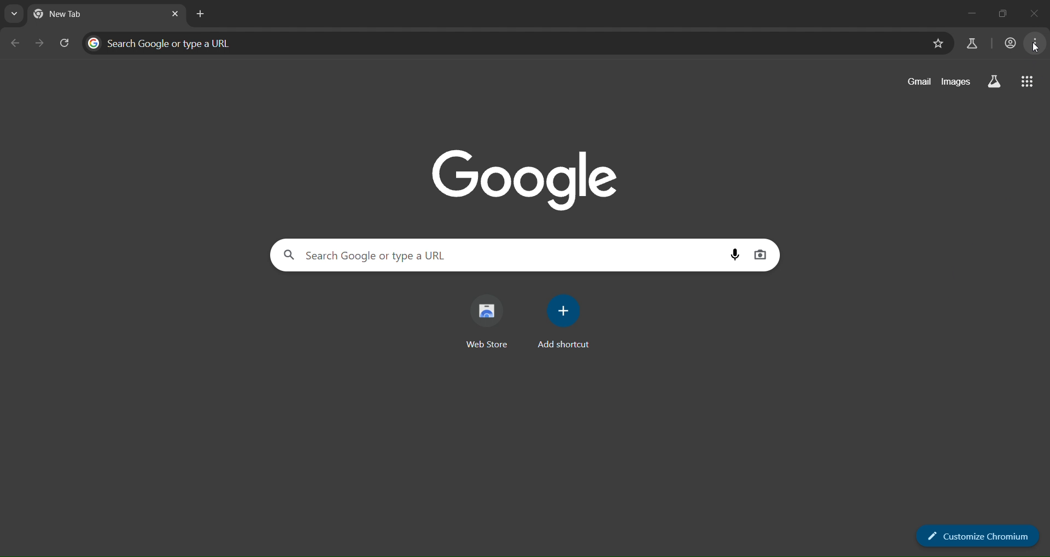 The height and width of the screenshot is (557, 1050). Describe the element at coordinates (163, 42) in the screenshot. I see `search panel` at that location.